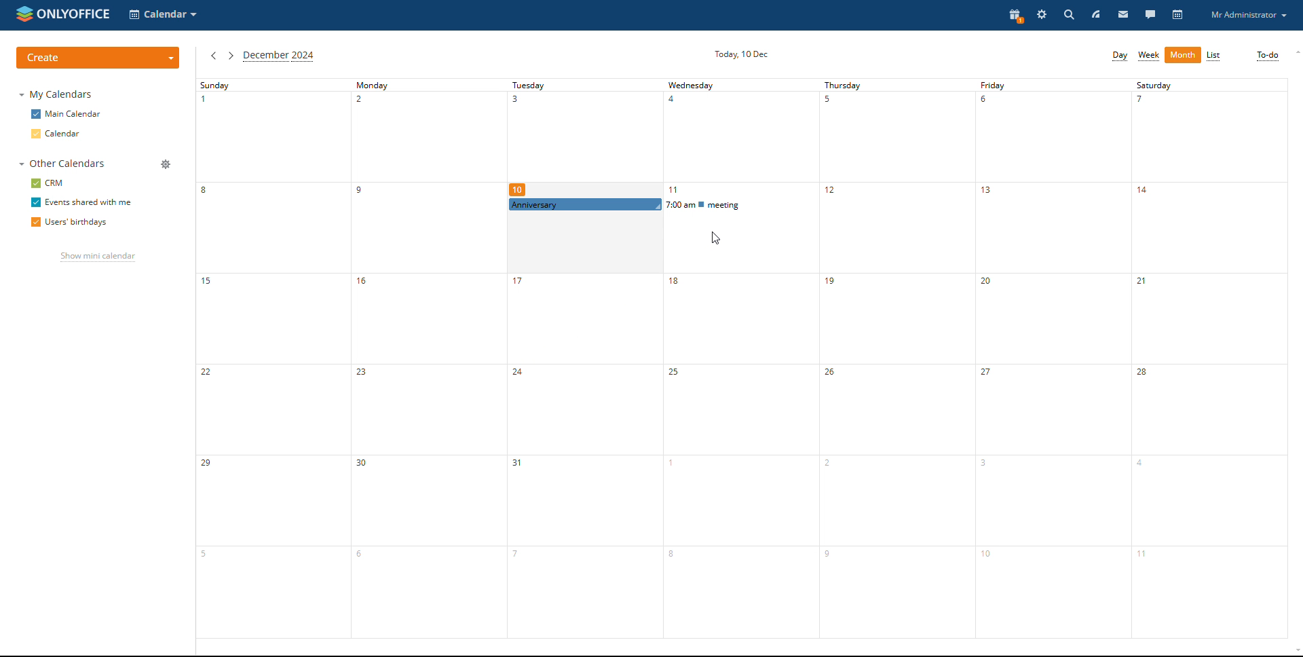 This screenshot has width=1303, height=657. What do you see at coordinates (62, 164) in the screenshot?
I see `other calendars` at bounding box center [62, 164].